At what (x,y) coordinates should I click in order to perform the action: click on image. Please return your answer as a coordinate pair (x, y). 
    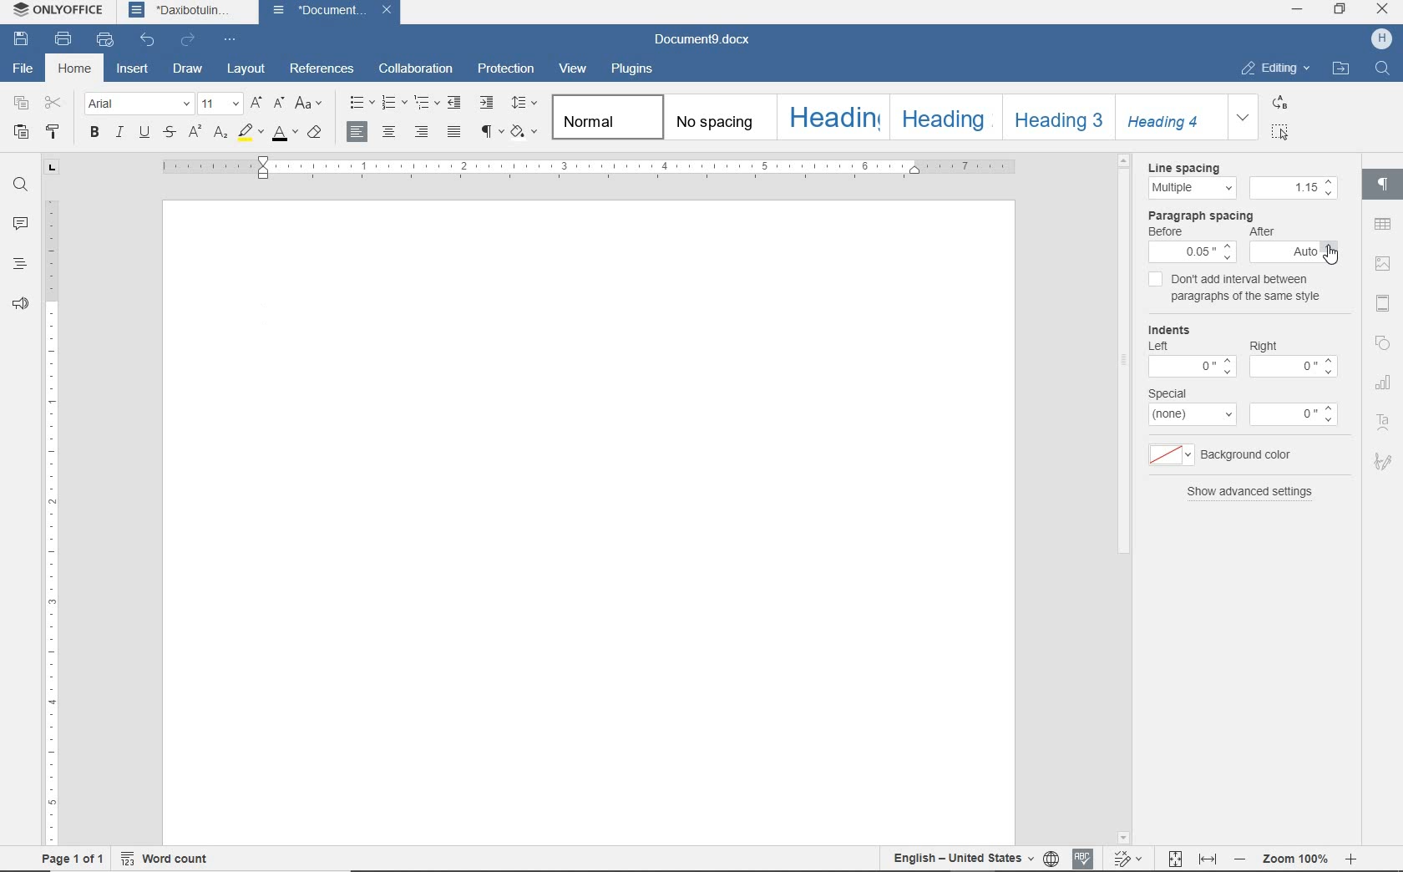
    Looking at the image, I should click on (1383, 264).